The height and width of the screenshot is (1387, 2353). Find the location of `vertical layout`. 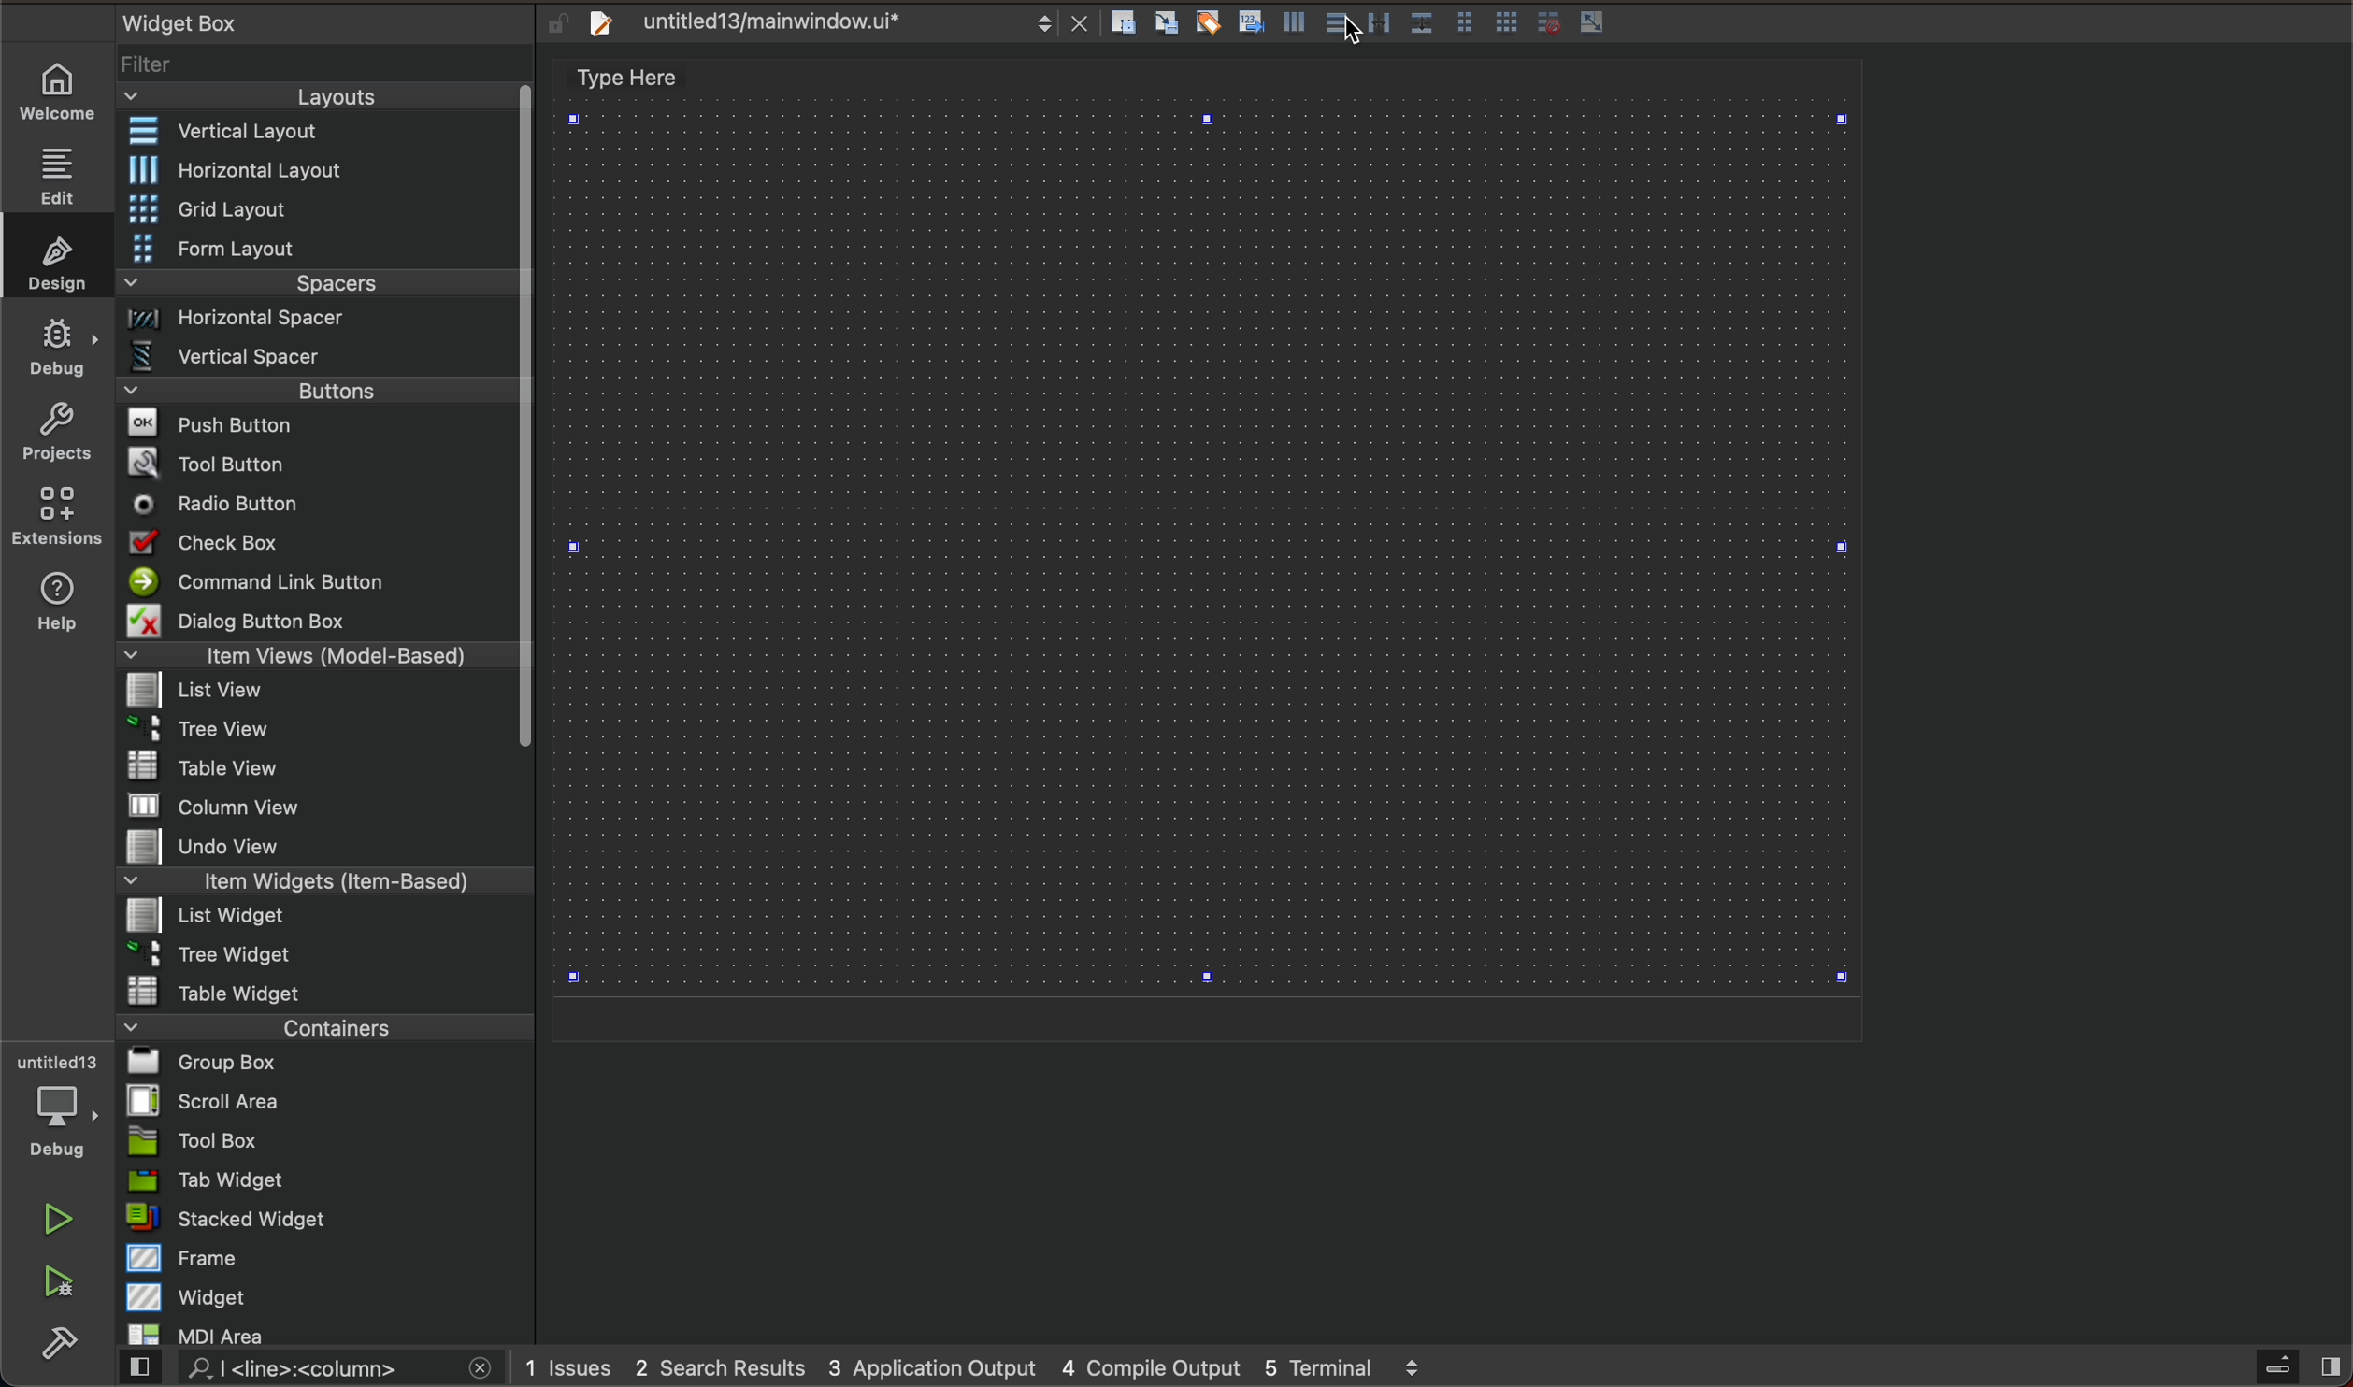

vertical layout is located at coordinates (1341, 27).